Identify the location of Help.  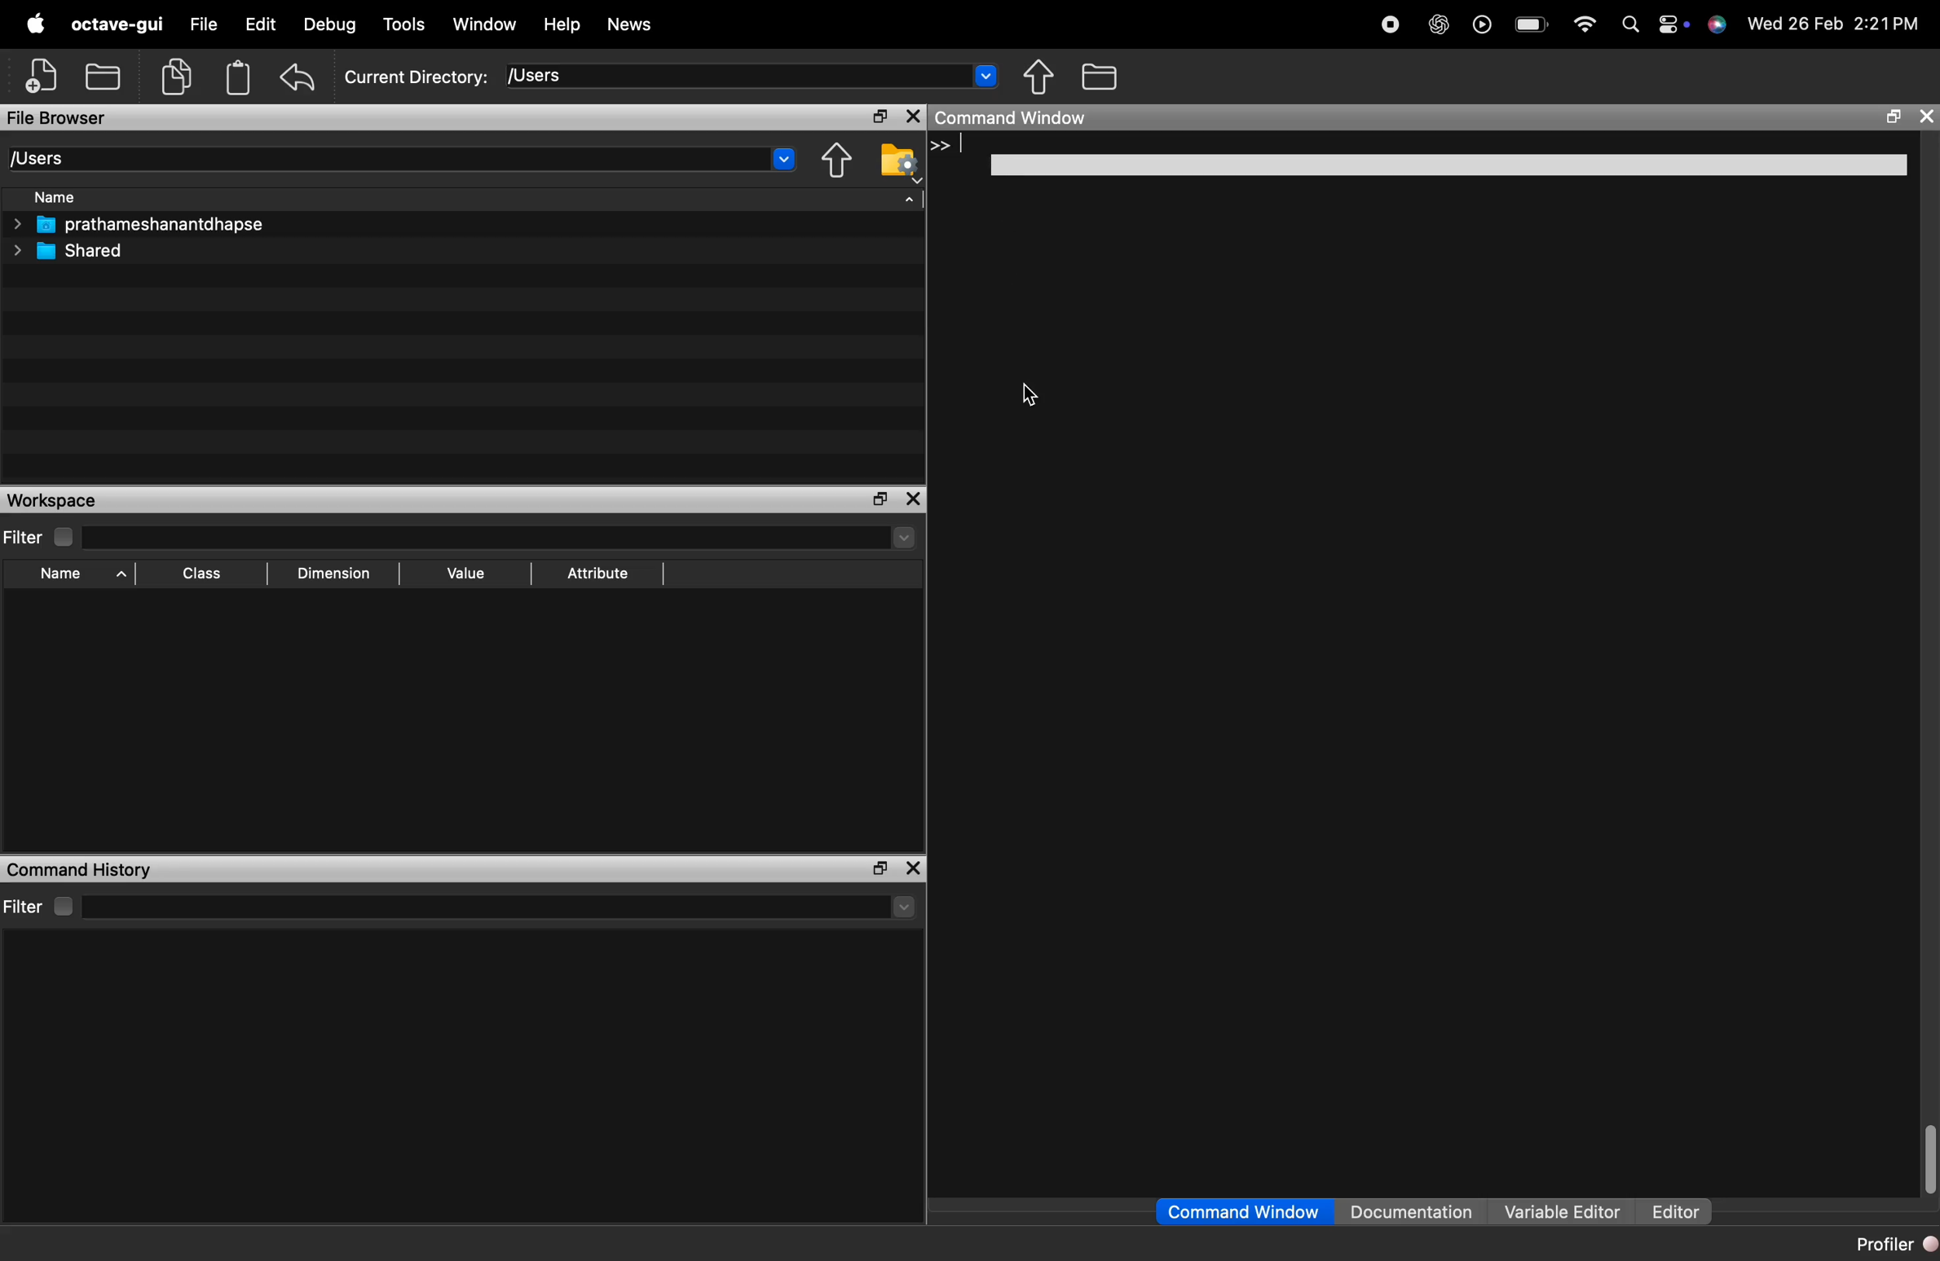
(566, 24).